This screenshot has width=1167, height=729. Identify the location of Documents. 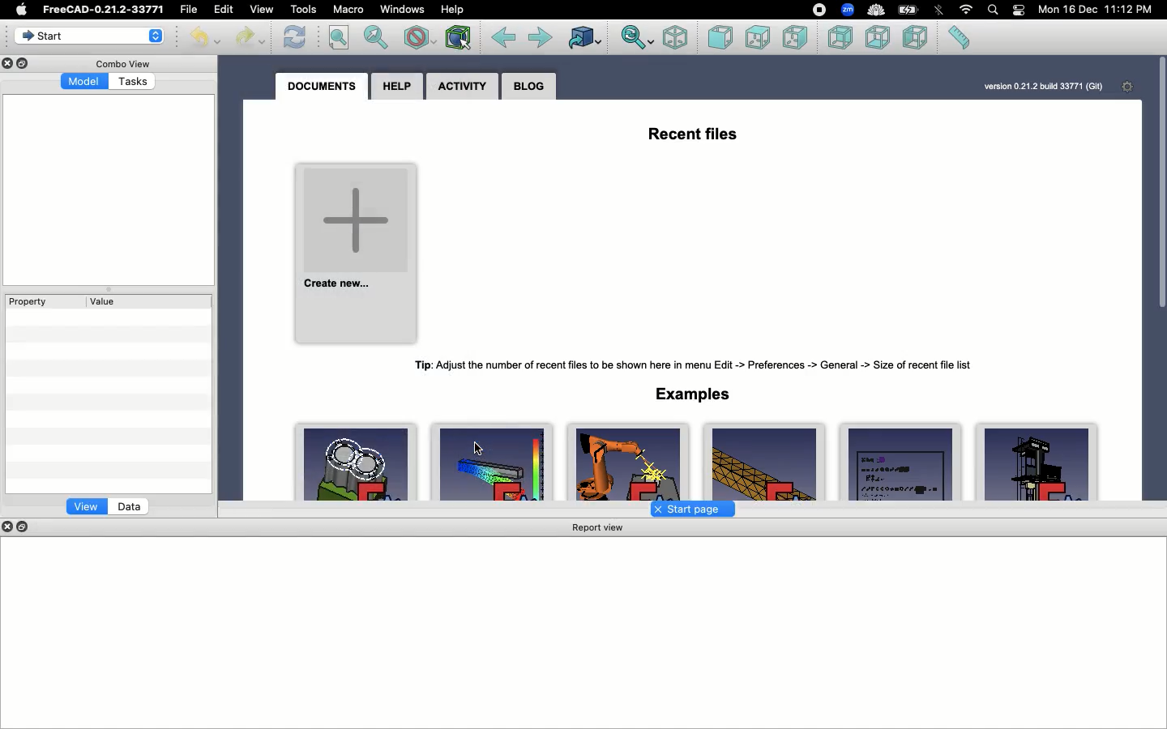
(323, 87).